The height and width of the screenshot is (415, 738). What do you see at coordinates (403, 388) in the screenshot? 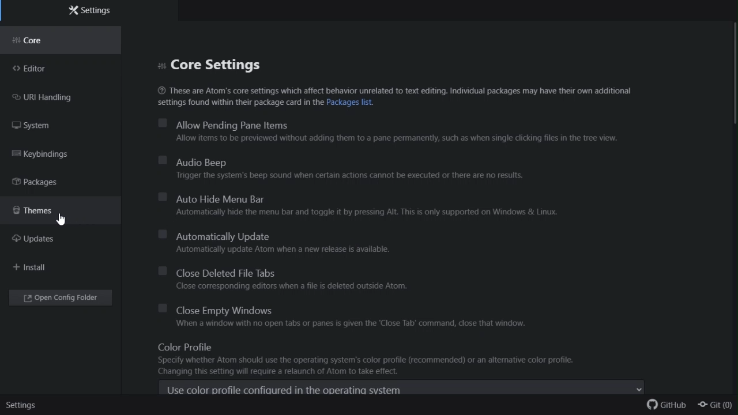
I see `Use color profile confiaured in the operatina svstem` at bounding box center [403, 388].